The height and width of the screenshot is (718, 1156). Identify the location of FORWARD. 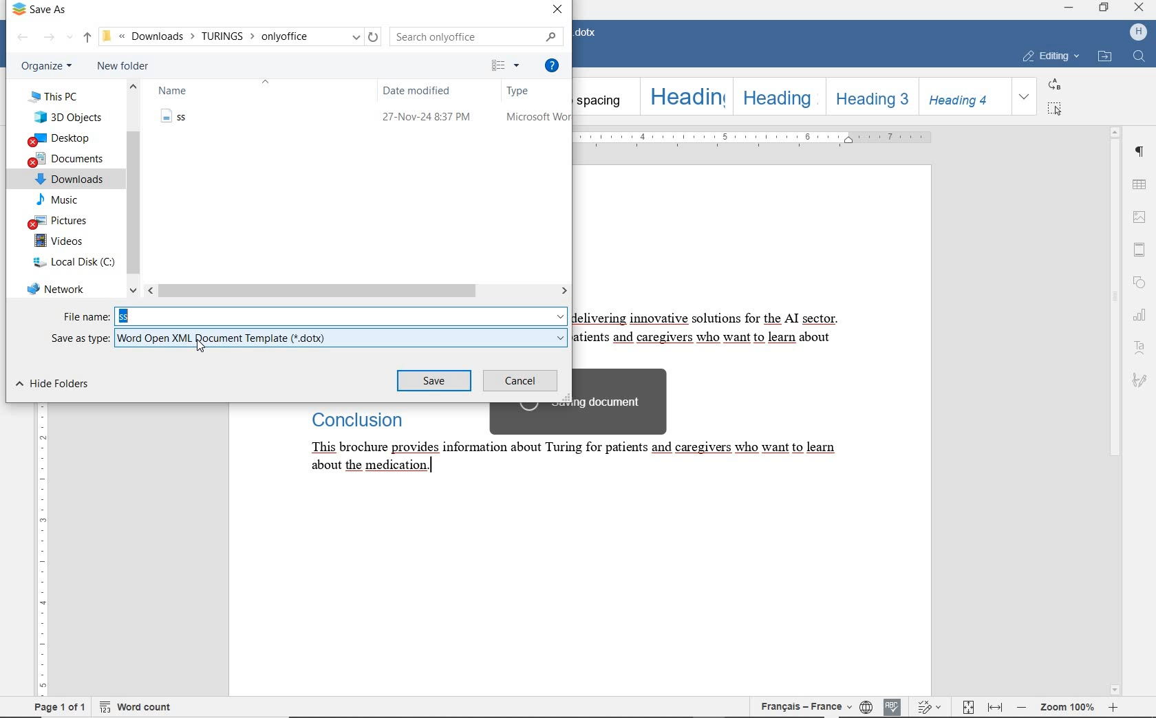
(50, 39).